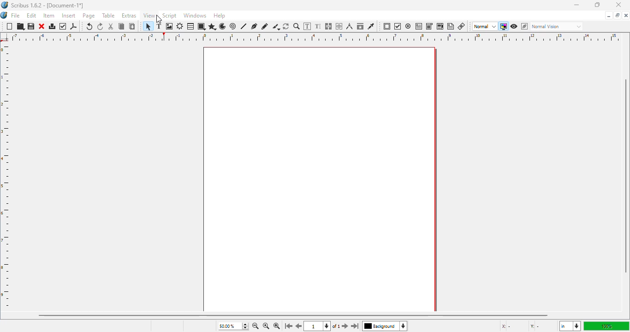  What do you see at coordinates (522, 326) in the screenshot?
I see `X -        Y -` at bounding box center [522, 326].